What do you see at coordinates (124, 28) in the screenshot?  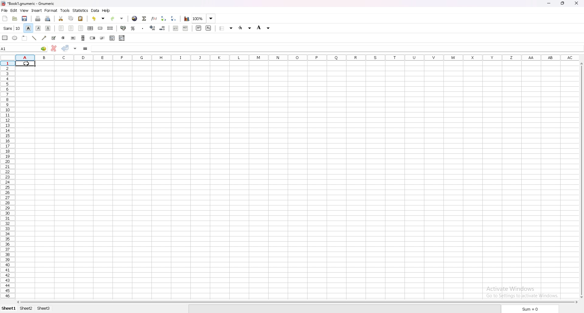 I see `accounting` at bounding box center [124, 28].